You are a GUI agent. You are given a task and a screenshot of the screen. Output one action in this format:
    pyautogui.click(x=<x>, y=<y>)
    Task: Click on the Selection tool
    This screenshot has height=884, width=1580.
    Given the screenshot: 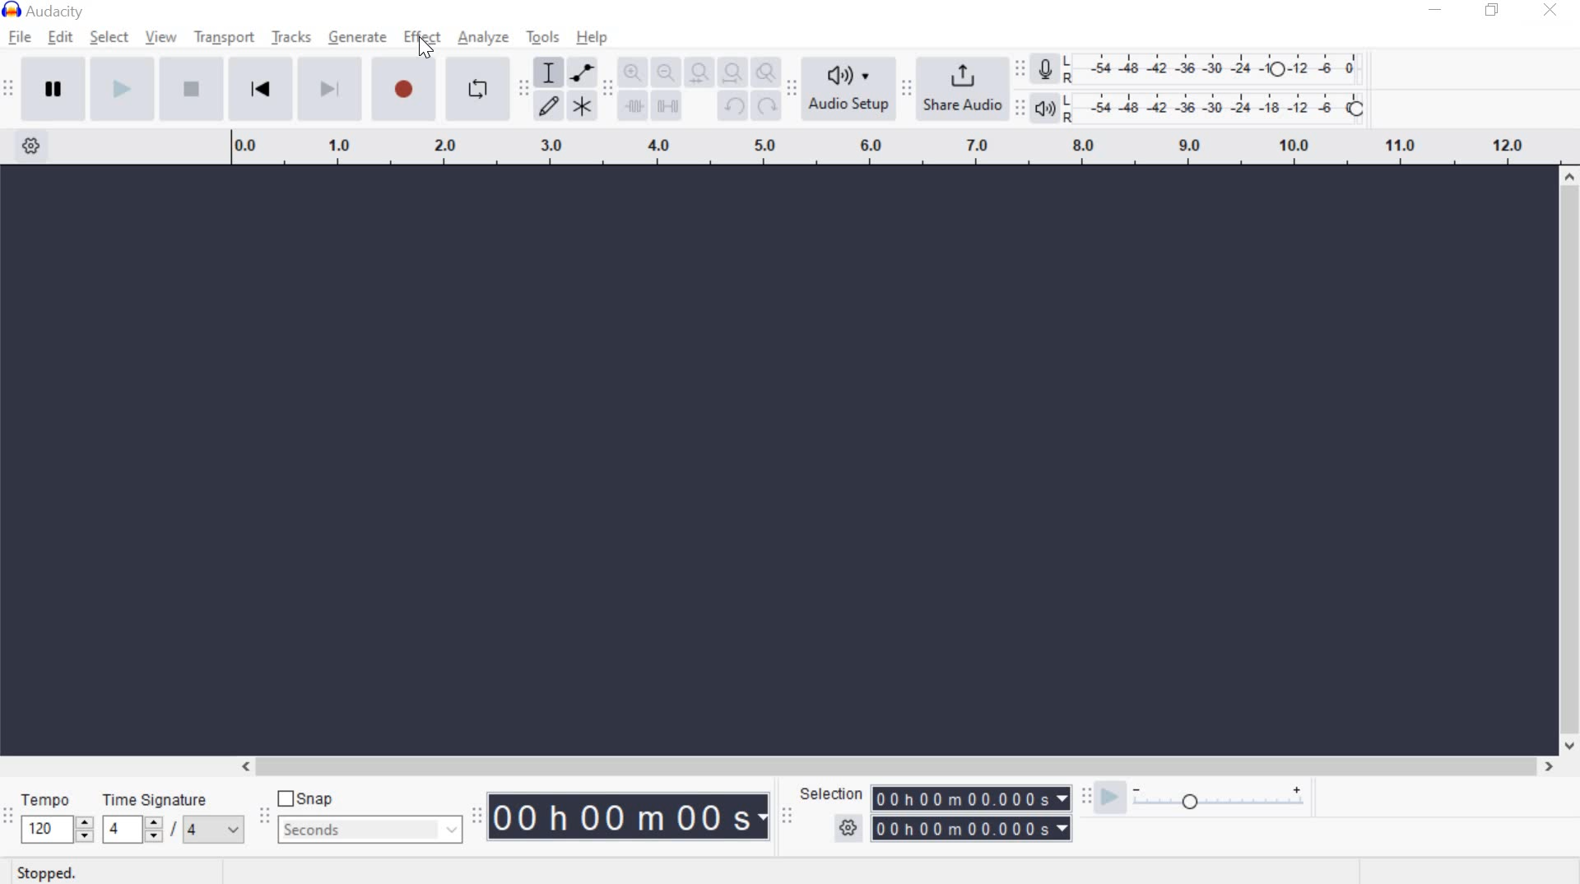 What is the action you would take?
    pyautogui.click(x=551, y=72)
    